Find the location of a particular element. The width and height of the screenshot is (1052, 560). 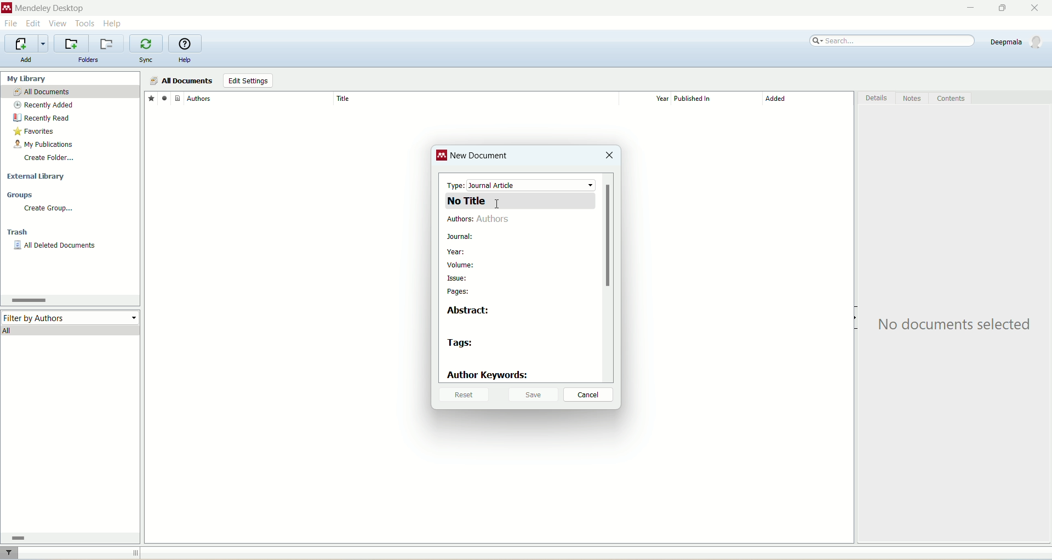

my publication is located at coordinates (45, 145).